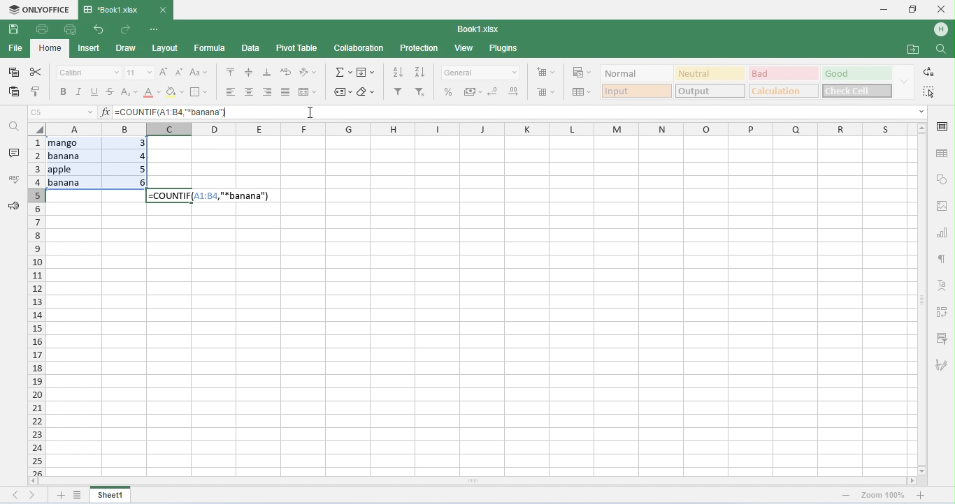  Describe the element at coordinates (493, 91) in the screenshot. I see `decrease decimal` at that location.